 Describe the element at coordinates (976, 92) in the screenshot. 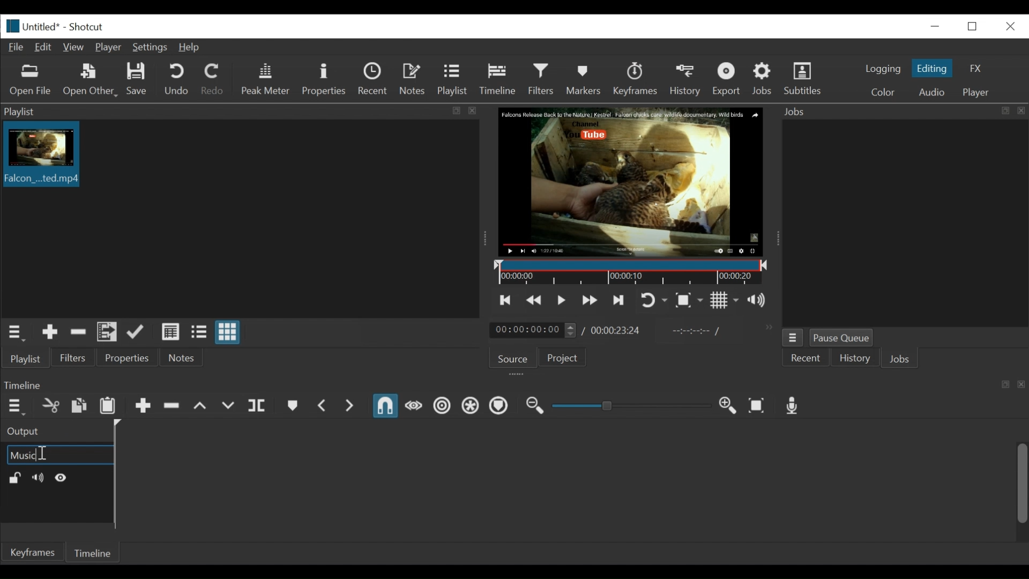

I see `Player` at that location.